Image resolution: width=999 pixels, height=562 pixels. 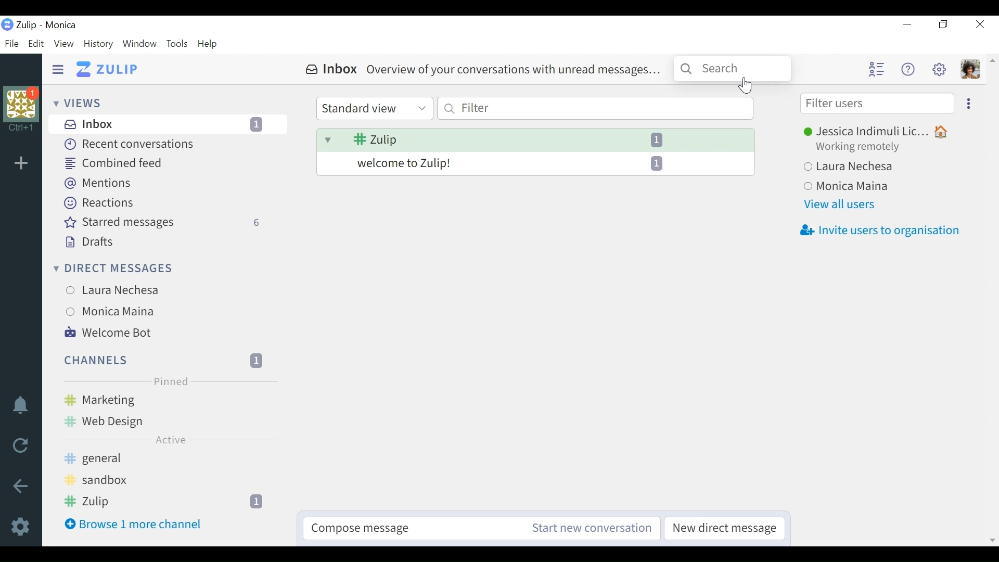 I want to click on Mentions, so click(x=98, y=184).